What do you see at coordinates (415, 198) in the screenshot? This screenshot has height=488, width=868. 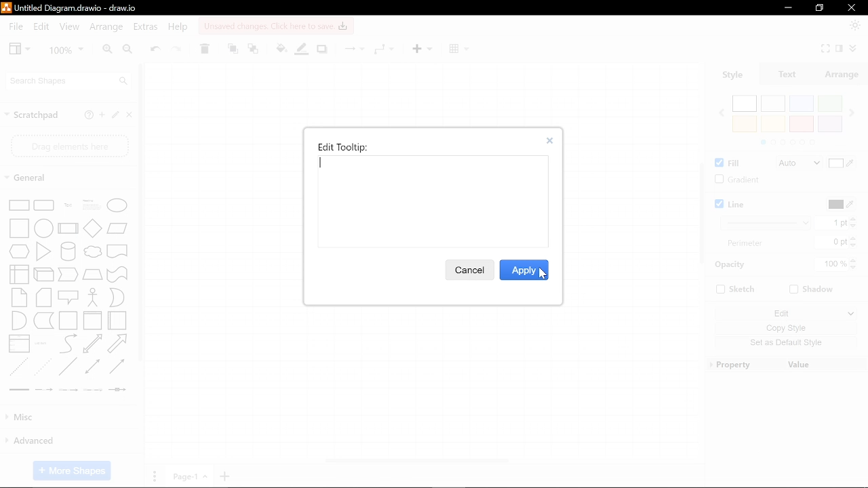 I see `Space for typing` at bounding box center [415, 198].